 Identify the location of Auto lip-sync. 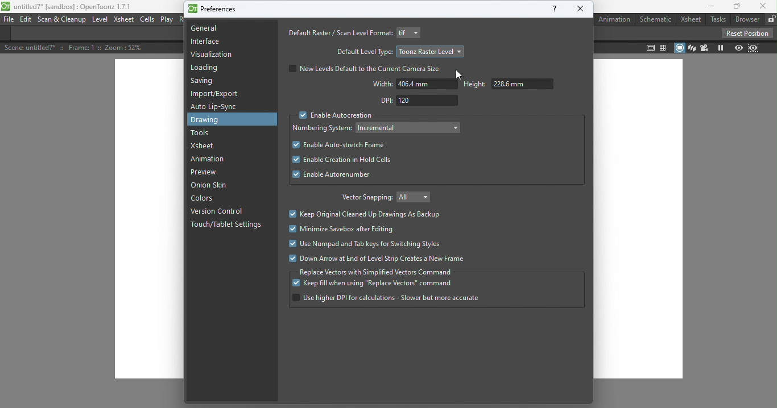
(216, 107).